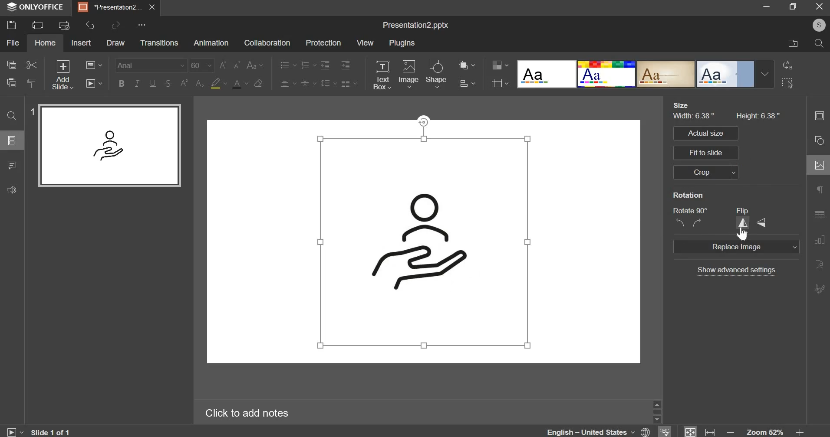  Describe the element at coordinates (755, 217) in the screenshot. I see `flip` at that location.